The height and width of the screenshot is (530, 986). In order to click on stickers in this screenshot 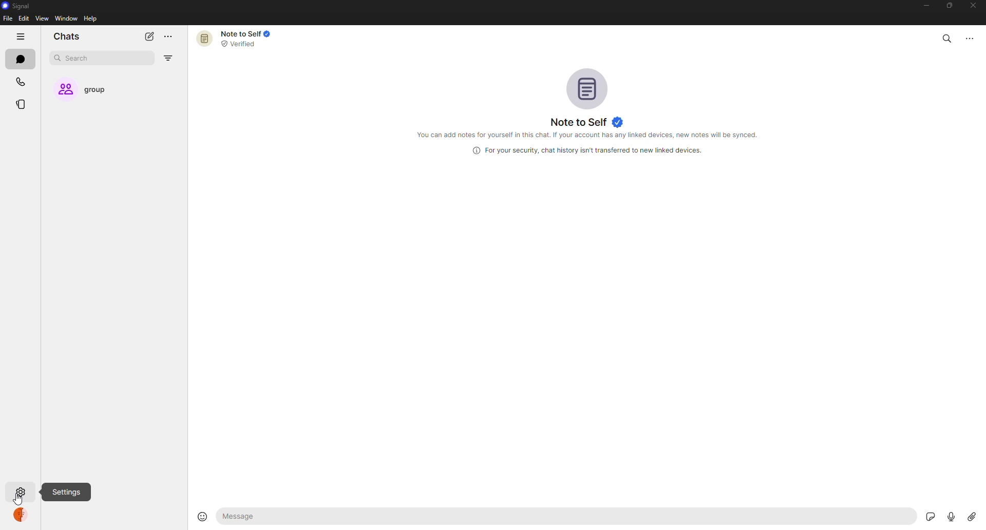, I will do `click(928, 516)`.